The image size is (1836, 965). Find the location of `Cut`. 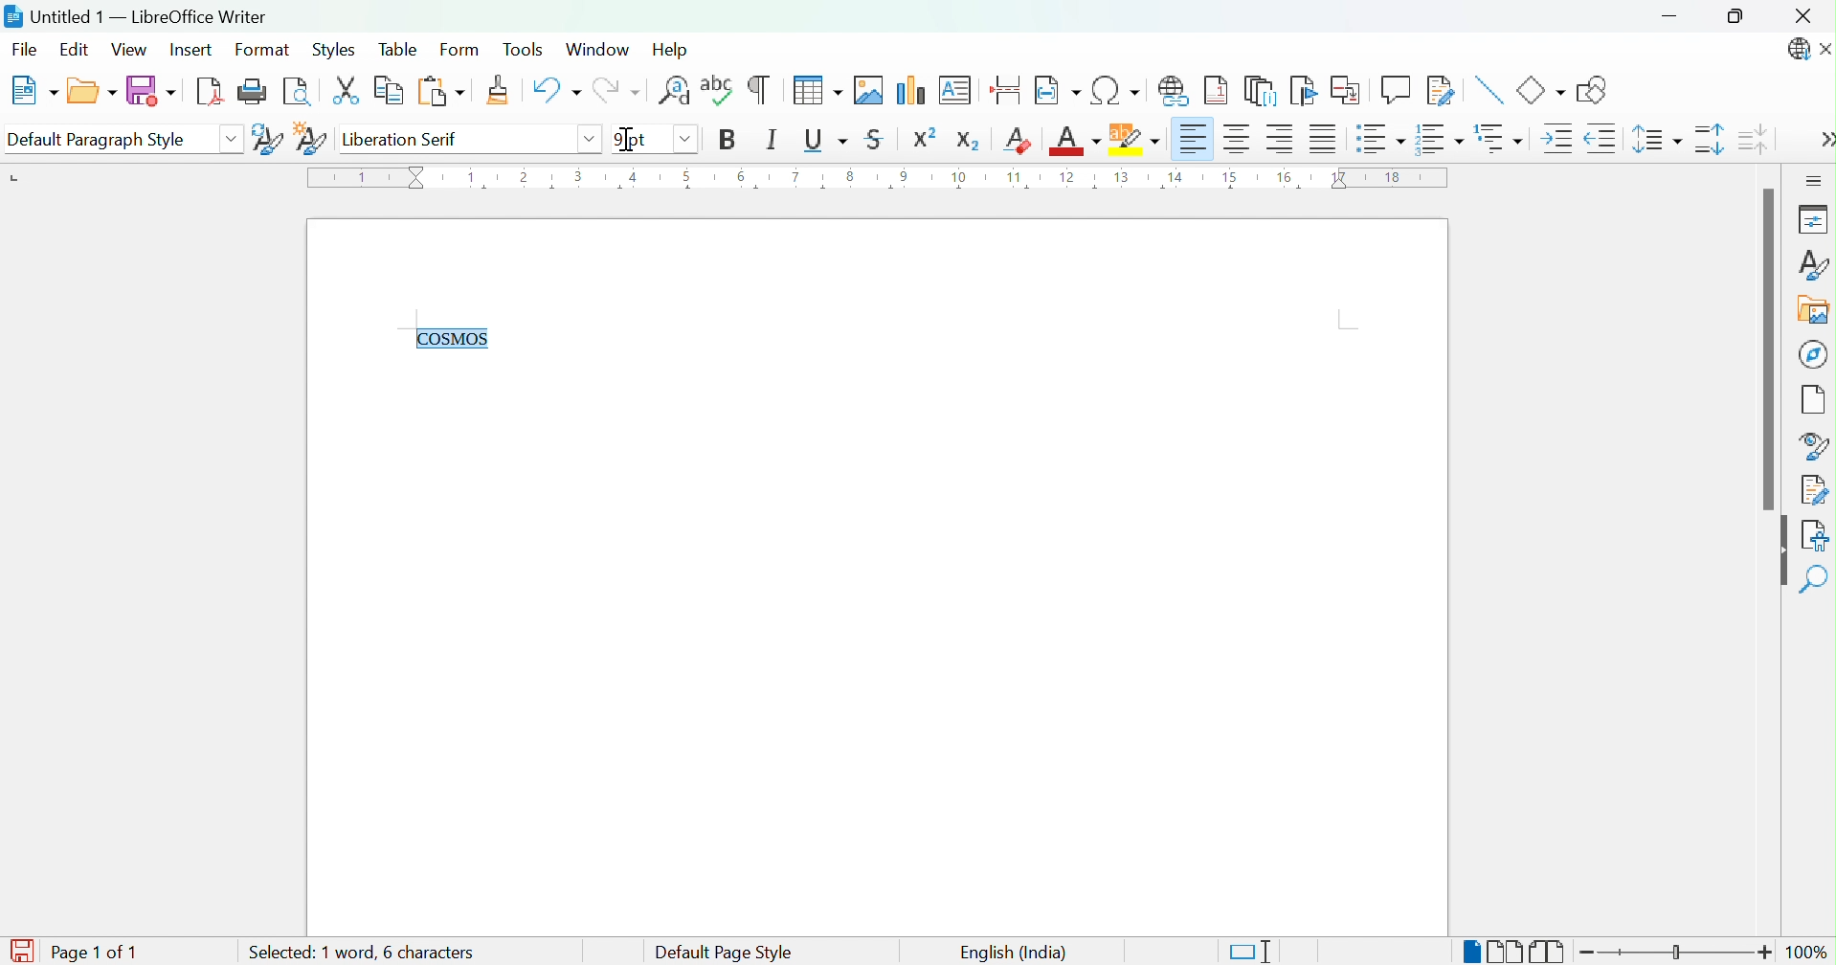

Cut is located at coordinates (347, 91).